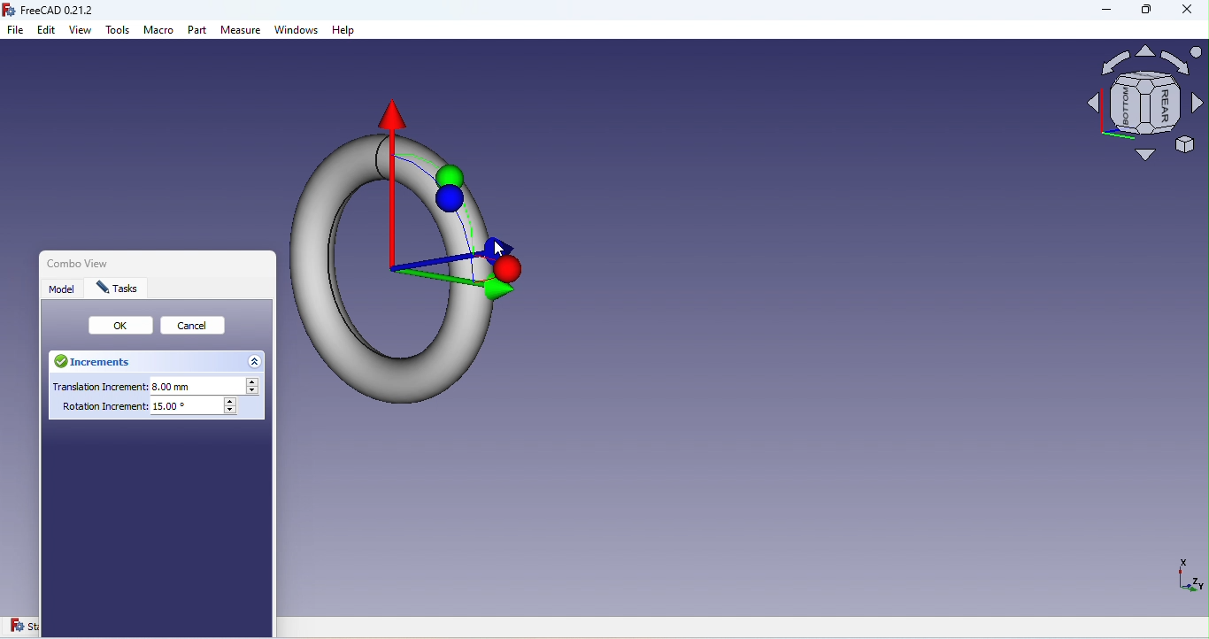 This screenshot has width=1209, height=639. What do you see at coordinates (47, 31) in the screenshot?
I see `Edit` at bounding box center [47, 31].